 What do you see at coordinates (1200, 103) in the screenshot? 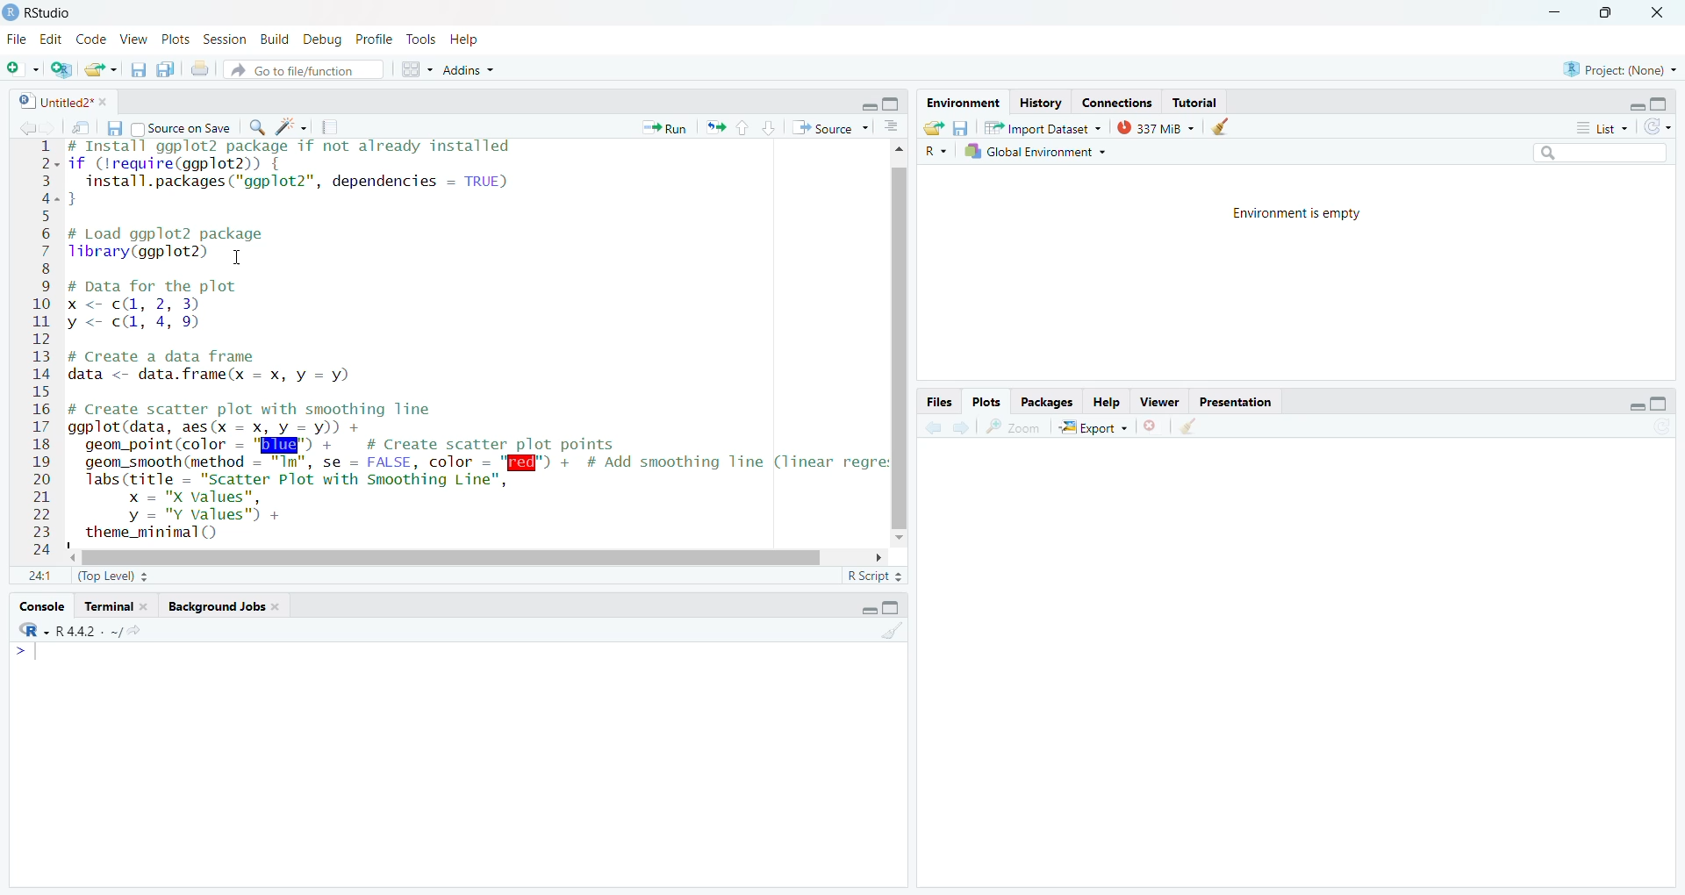
I see `Tutorial` at bounding box center [1200, 103].